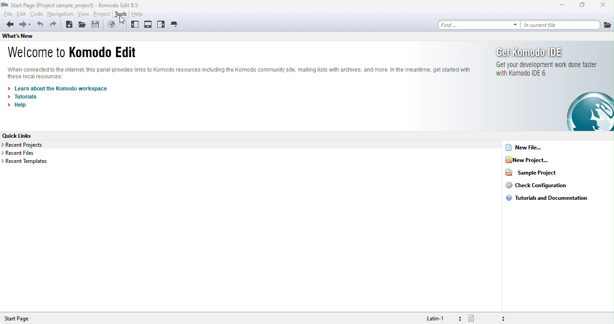  Describe the element at coordinates (22, 14) in the screenshot. I see `edit` at that location.